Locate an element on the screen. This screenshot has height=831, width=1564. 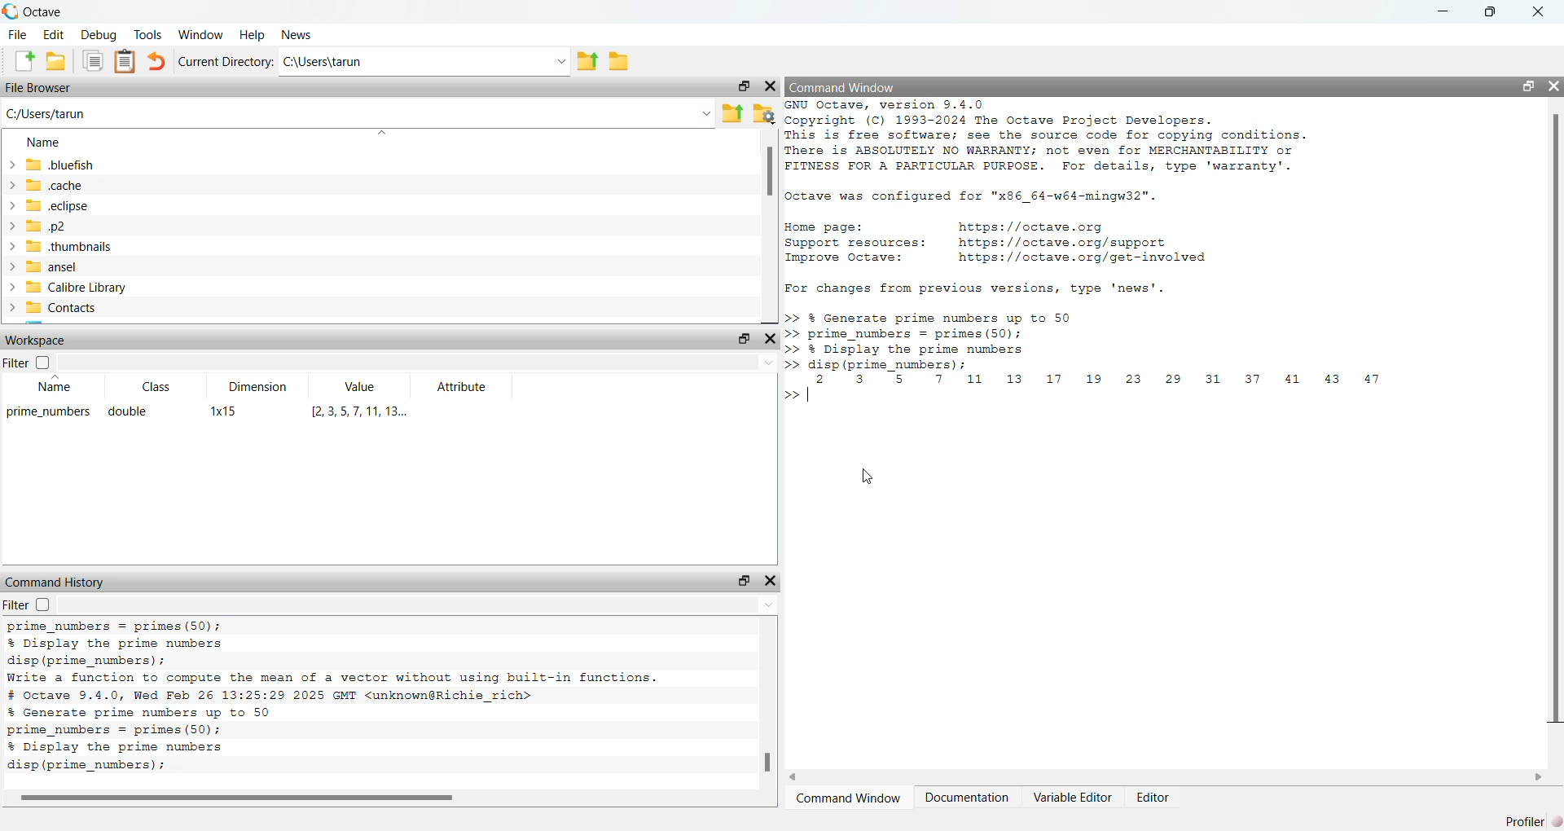
add folder is located at coordinates (56, 62).